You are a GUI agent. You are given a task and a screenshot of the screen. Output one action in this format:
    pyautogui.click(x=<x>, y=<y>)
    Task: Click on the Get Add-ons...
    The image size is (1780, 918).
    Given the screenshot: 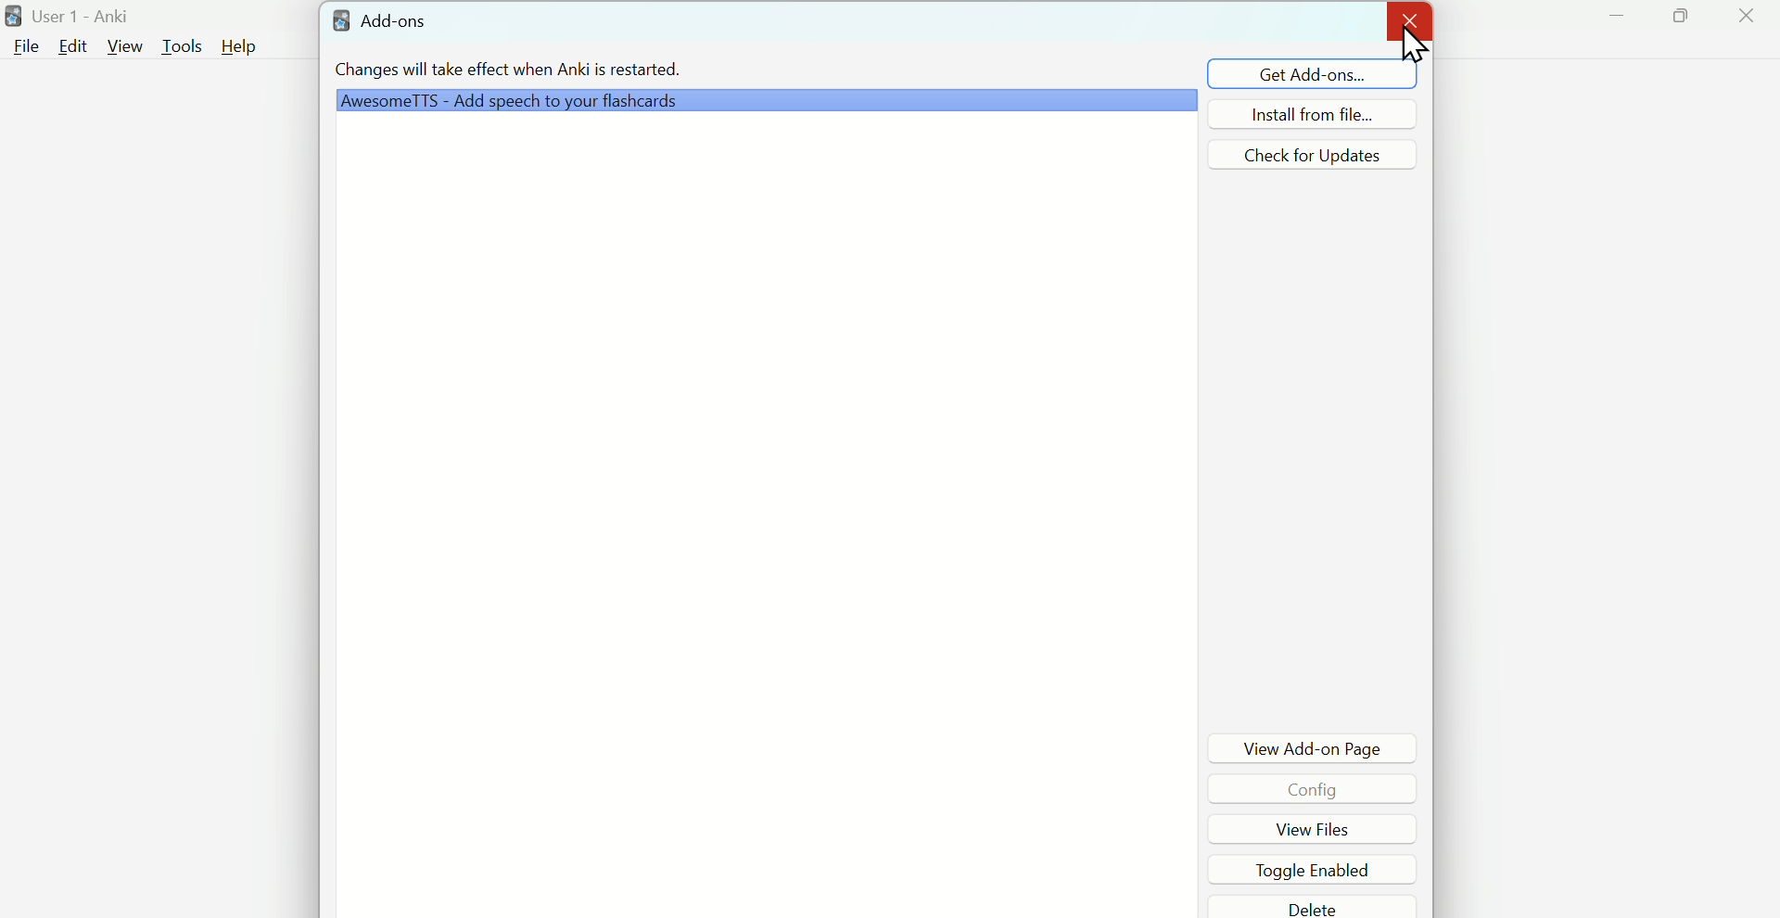 What is the action you would take?
    pyautogui.click(x=1291, y=72)
    